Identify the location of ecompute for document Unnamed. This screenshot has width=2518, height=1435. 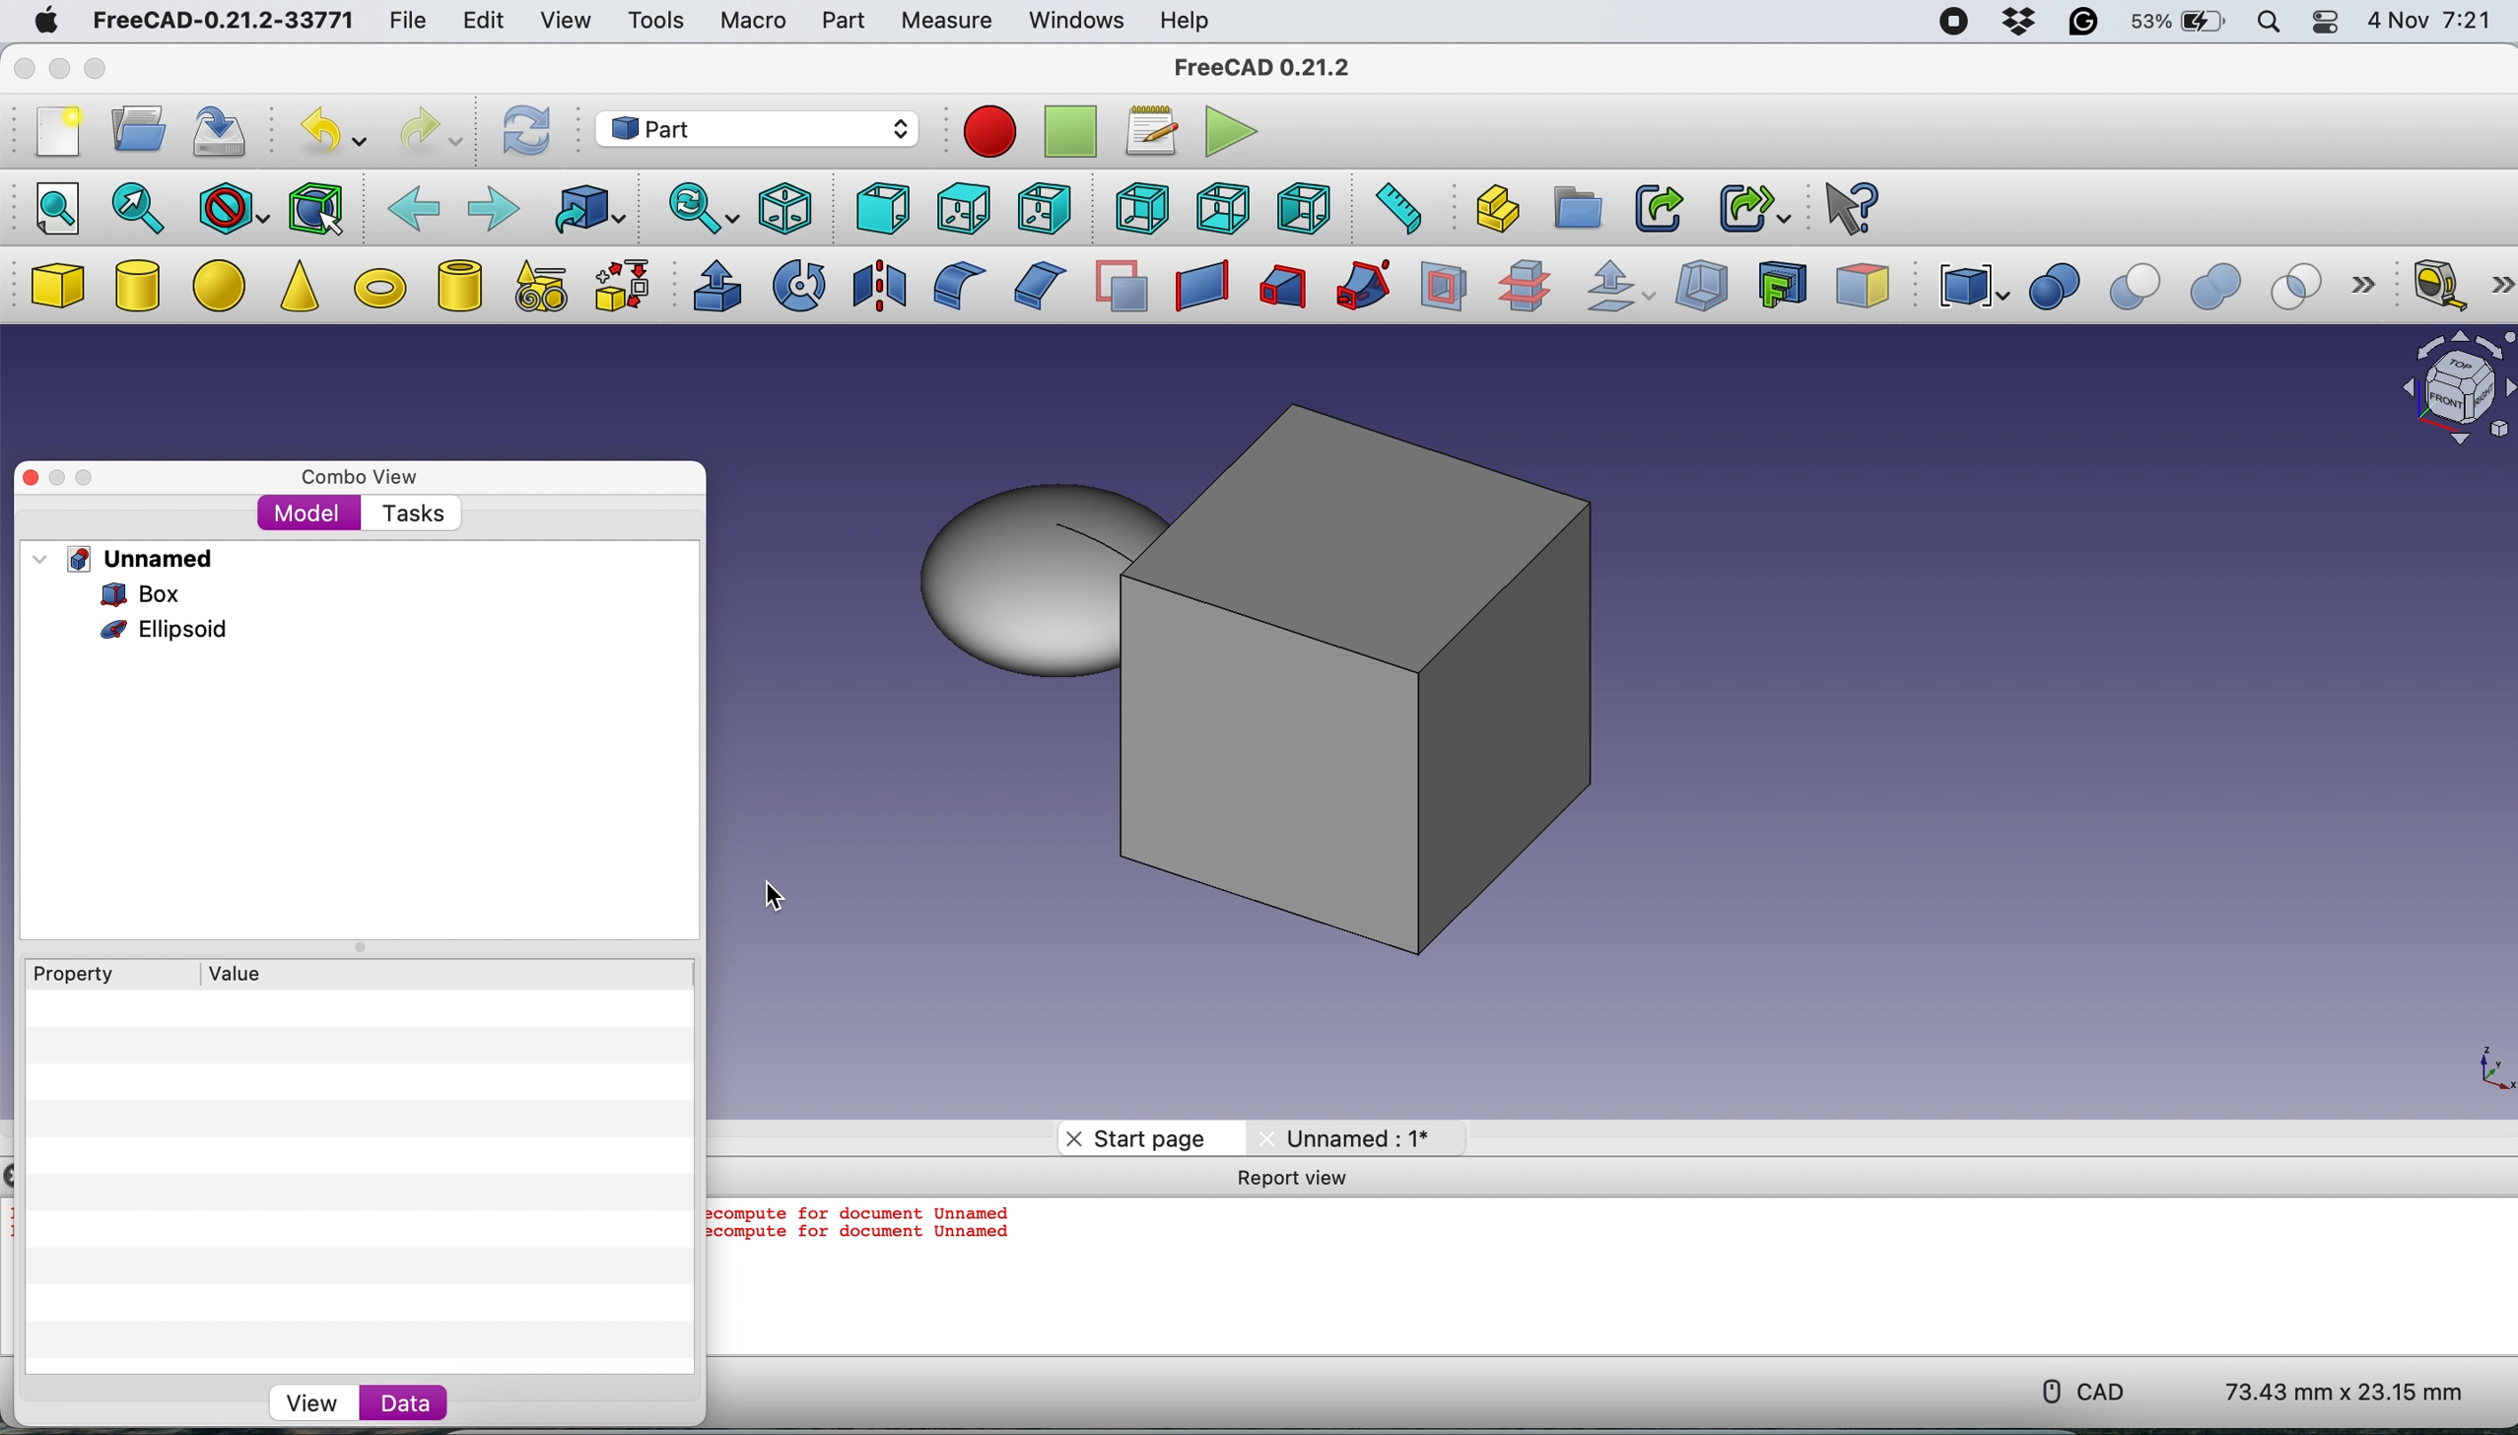
(866, 1213).